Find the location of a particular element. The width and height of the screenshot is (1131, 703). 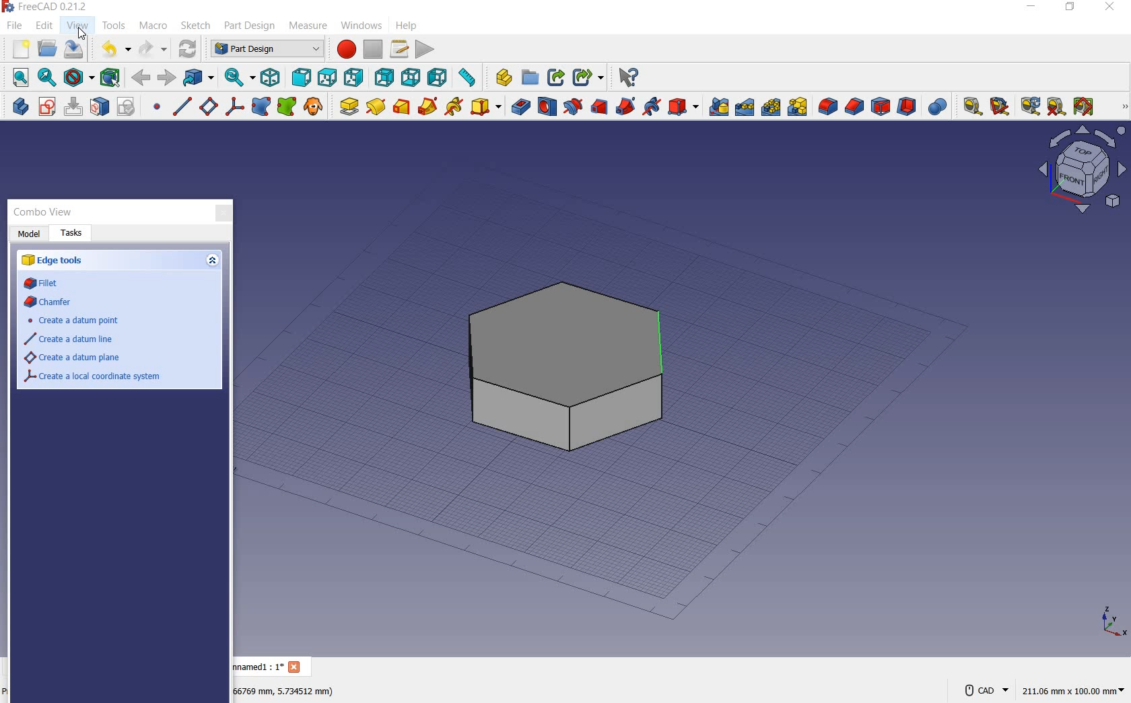

macro recording is located at coordinates (344, 51).